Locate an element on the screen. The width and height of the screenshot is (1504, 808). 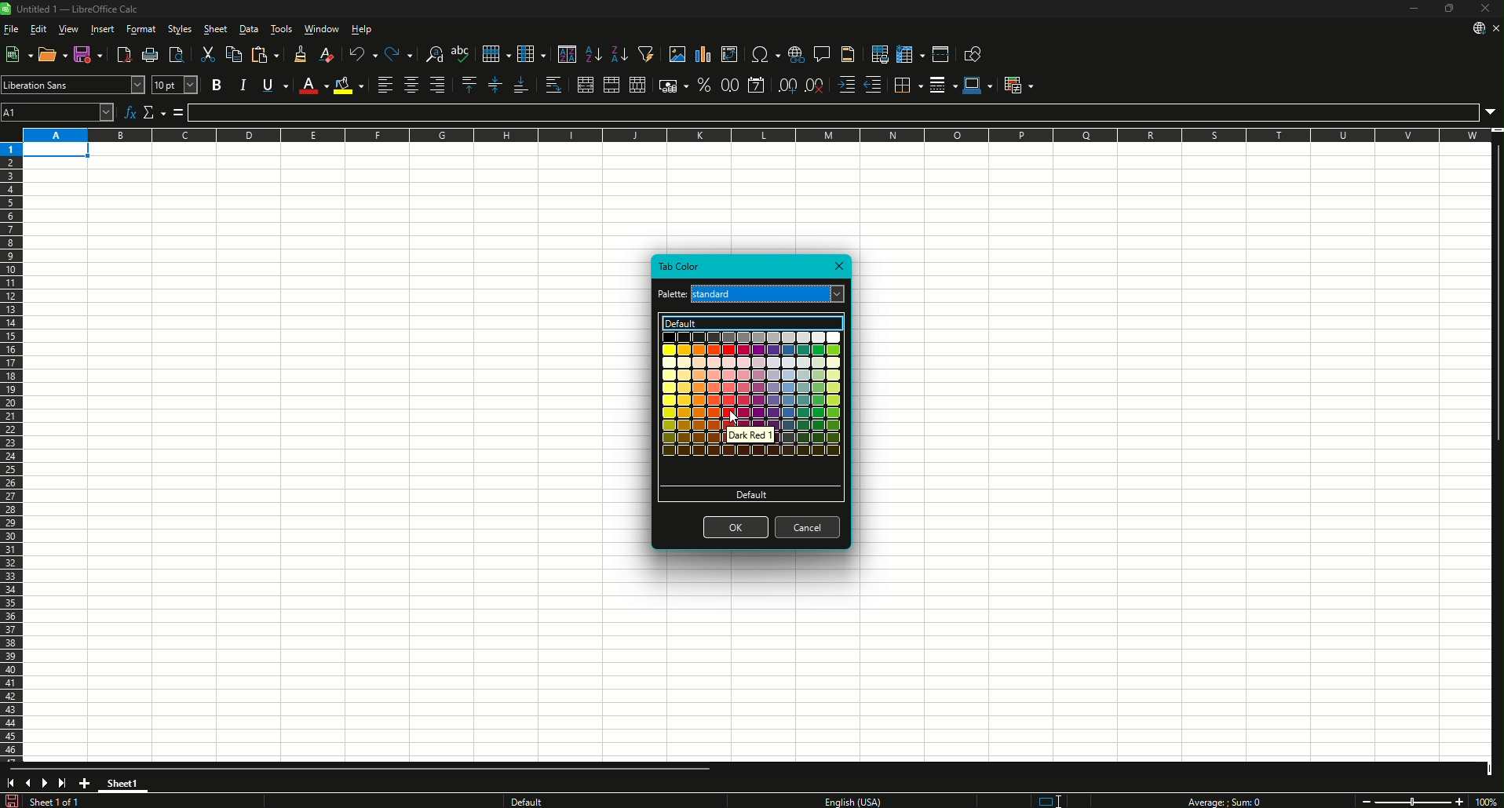
Insert Image is located at coordinates (677, 54).